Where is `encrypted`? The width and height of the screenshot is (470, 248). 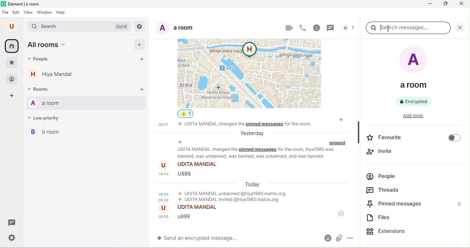 encrypted is located at coordinates (414, 101).